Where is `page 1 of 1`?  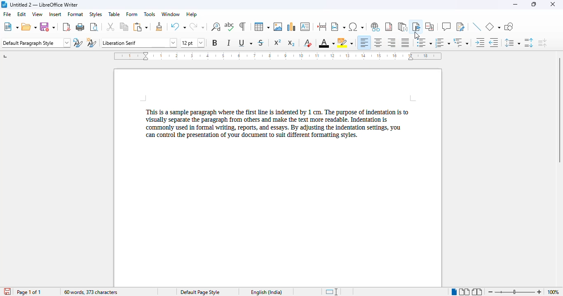 page 1 of 1 is located at coordinates (29, 292).